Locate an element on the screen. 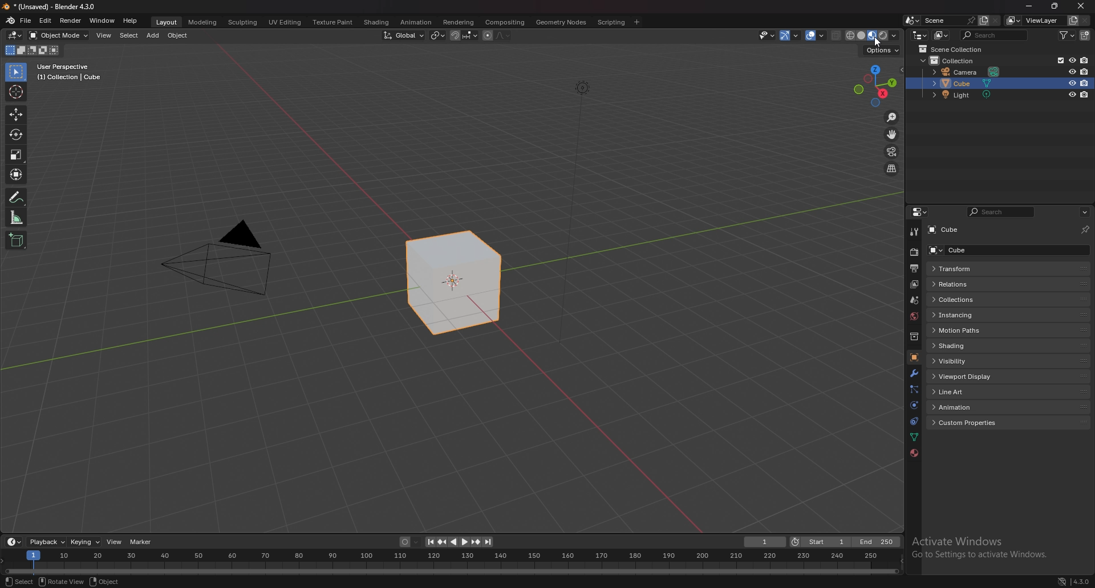  scene is located at coordinates (949, 21).